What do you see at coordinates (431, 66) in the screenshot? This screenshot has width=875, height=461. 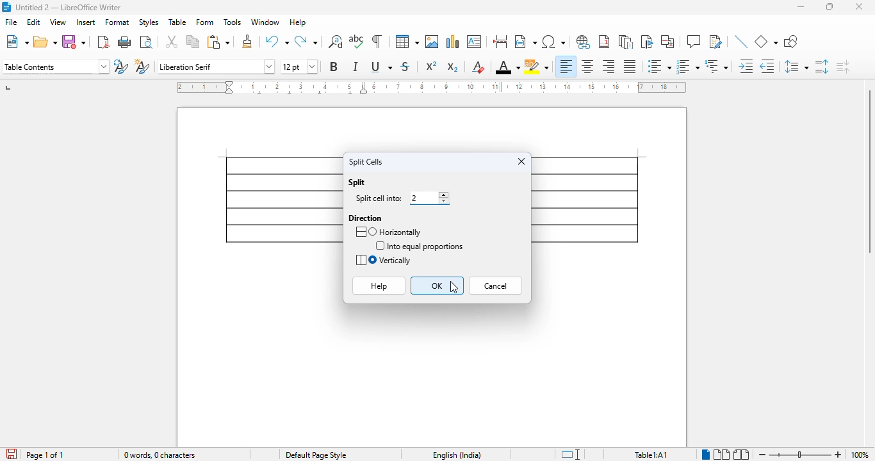 I see `superscript` at bounding box center [431, 66].